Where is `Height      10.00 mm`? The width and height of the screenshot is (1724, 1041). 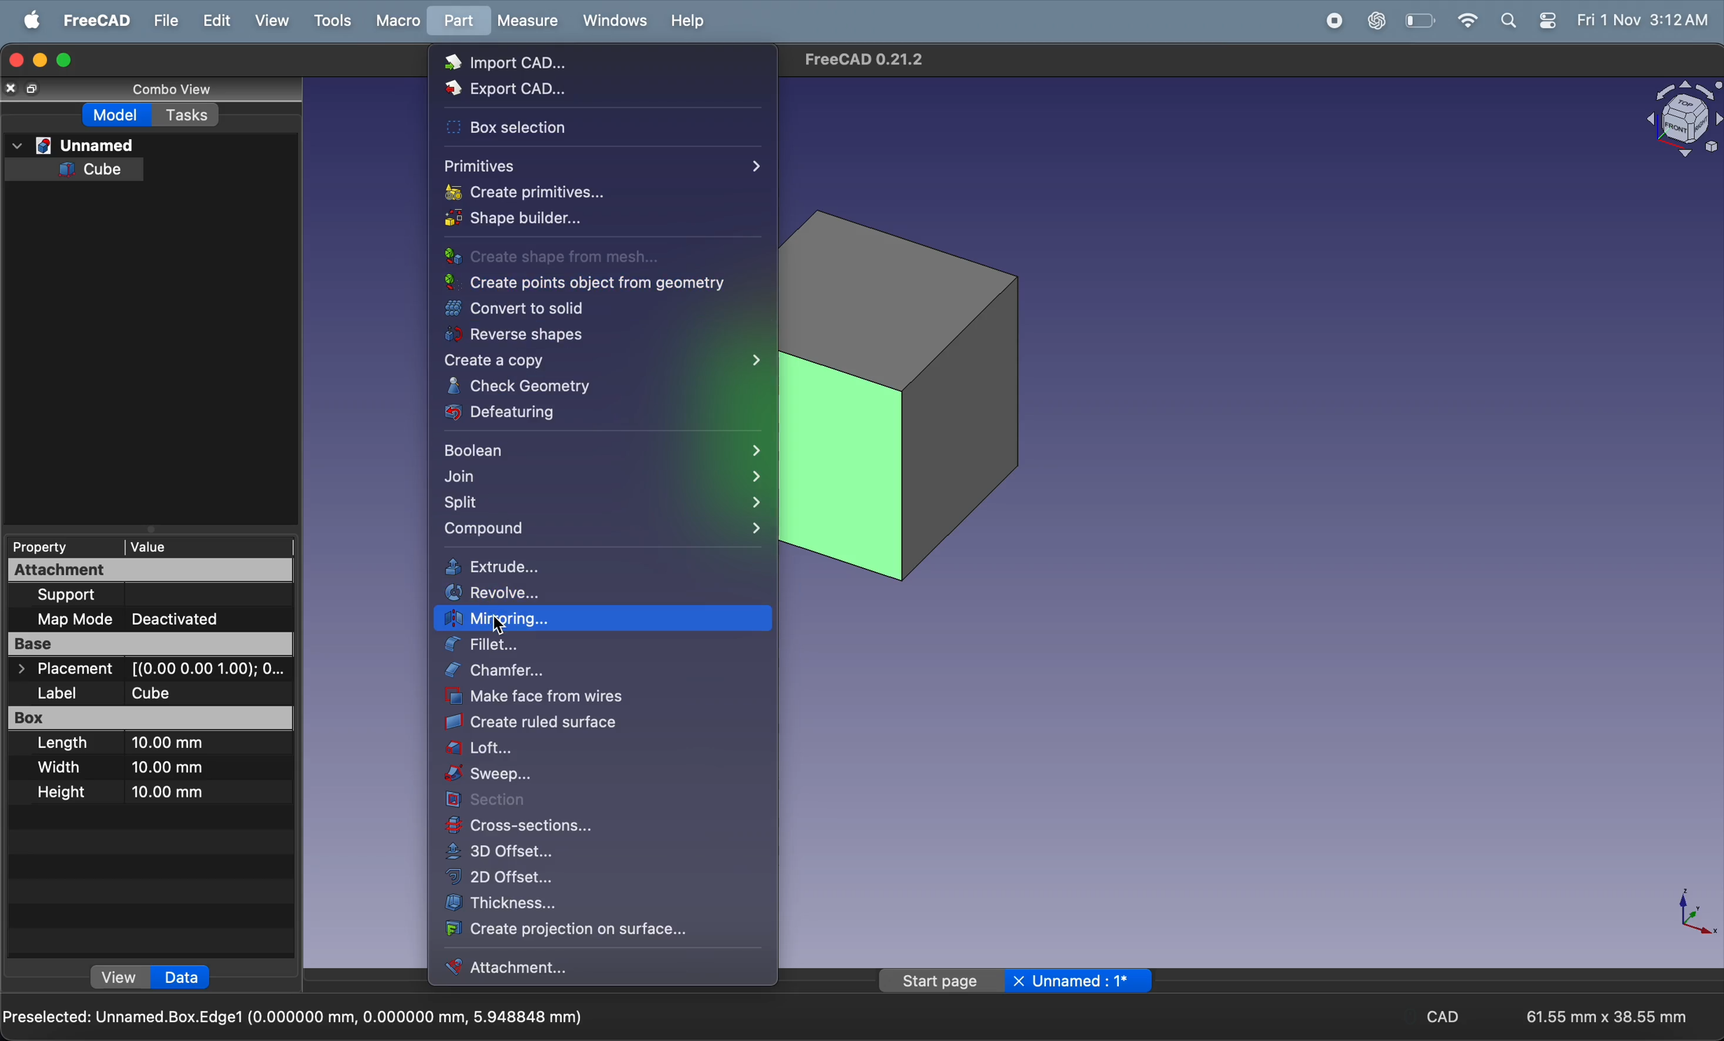 Height      10.00 mm is located at coordinates (131, 791).